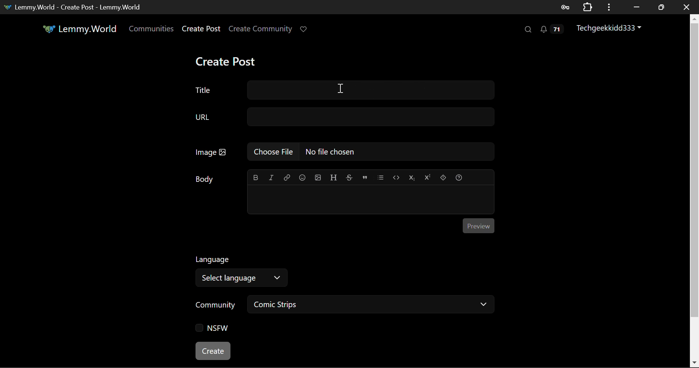  What do you see at coordinates (686, 6) in the screenshot?
I see `Close Window` at bounding box center [686, 6].